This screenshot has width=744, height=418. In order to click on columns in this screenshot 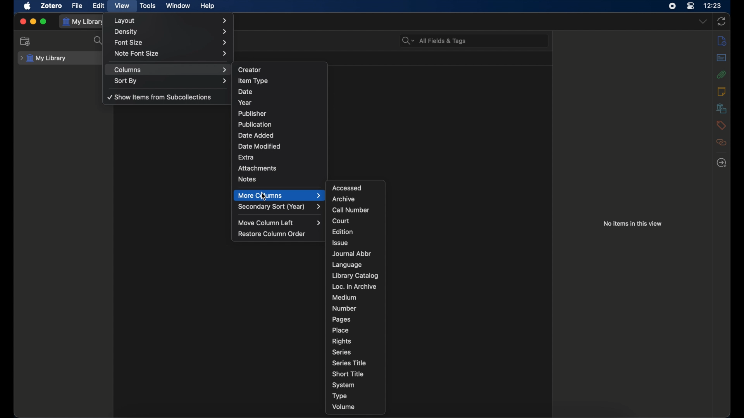, I will do `click(170, 70)`.